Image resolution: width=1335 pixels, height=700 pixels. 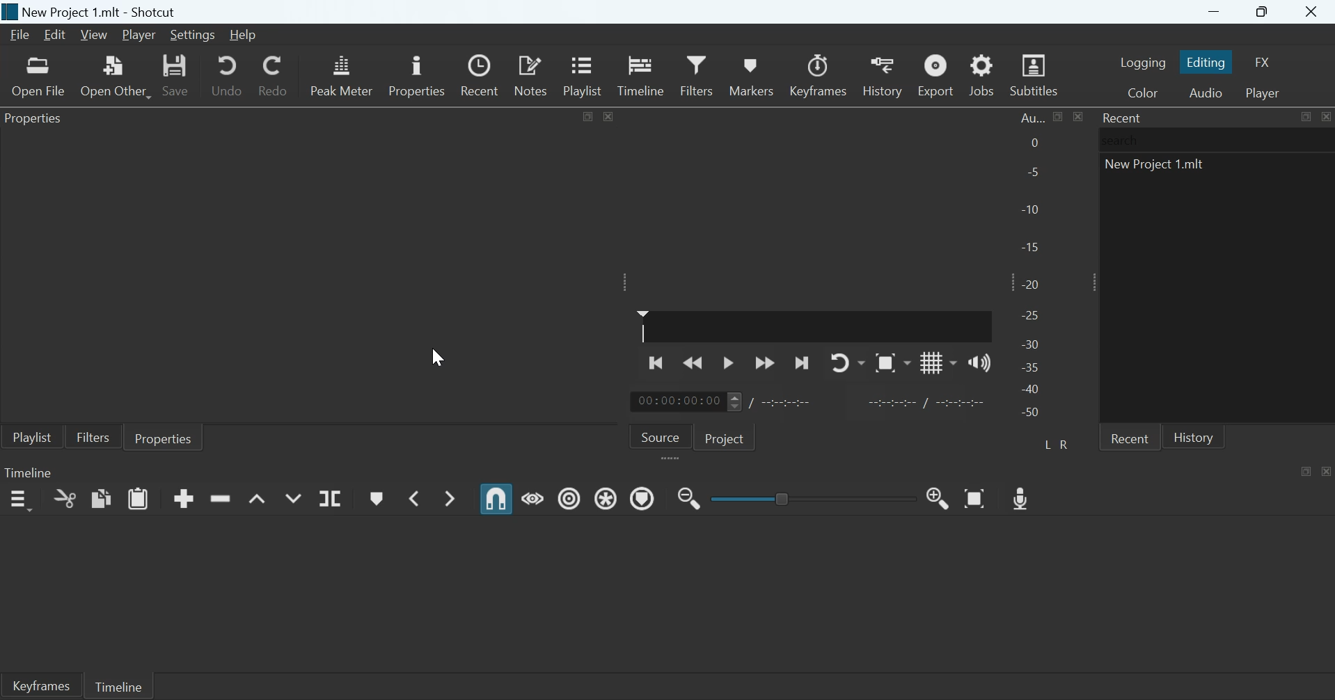 What do you see at coordinates (1036, 75) in the screenshot?
I see `Subtitles` at bounding box center [1036, 75].